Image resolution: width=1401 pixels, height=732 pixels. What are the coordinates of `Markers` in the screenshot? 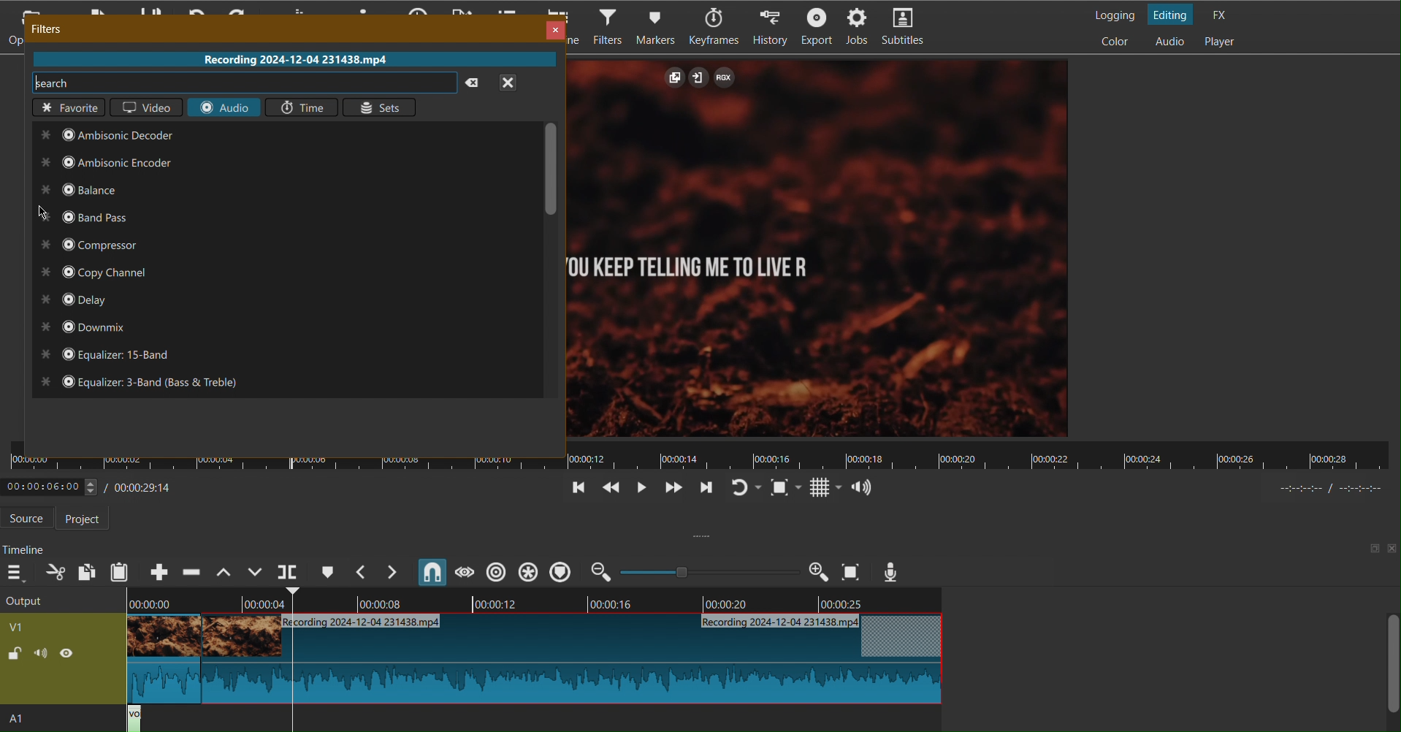 It's located at (660, 26).